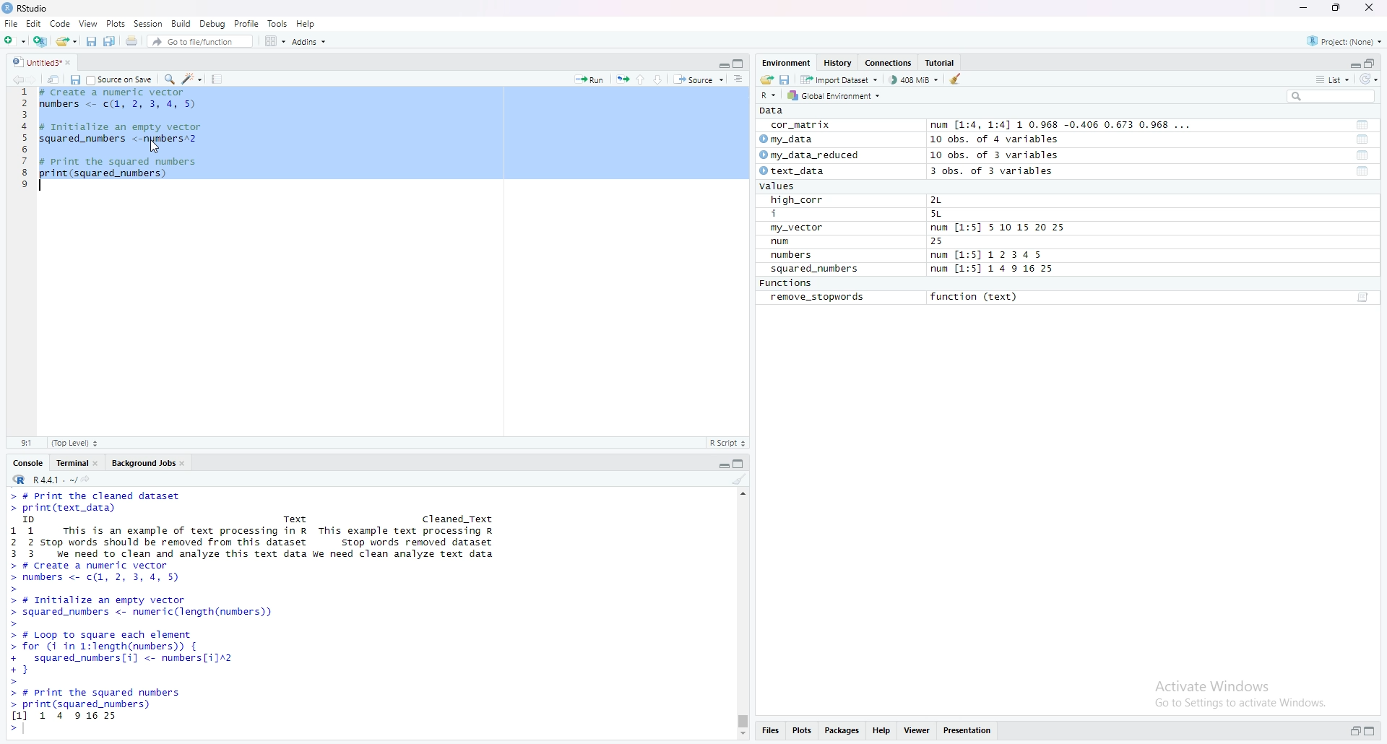 This screenshot has height=744, width=1387. What do you see at coordinates (121, 79) in the screenshot?
I see `Source on save` at bounding box center [121, 79].